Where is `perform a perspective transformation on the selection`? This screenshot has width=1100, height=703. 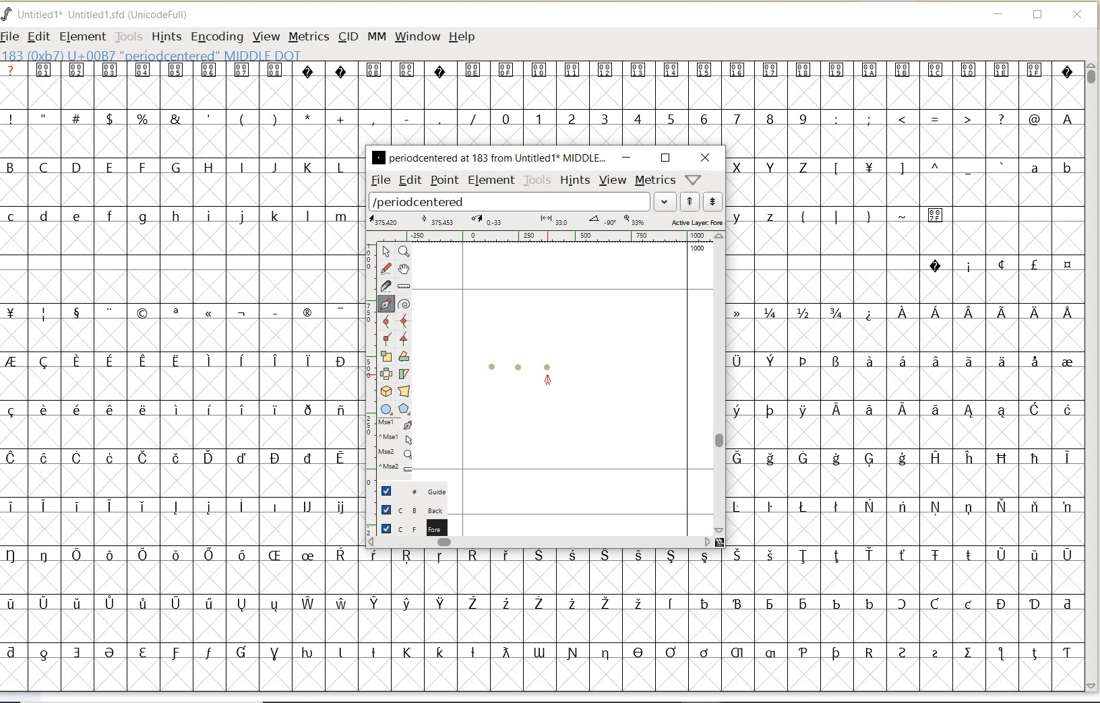
perform a perspective transformation on the selection is located at coordinates (404, 391).